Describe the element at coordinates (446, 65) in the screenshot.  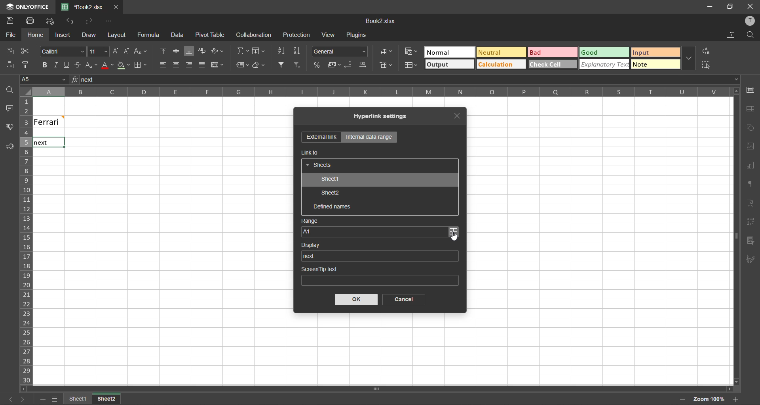
I see `output` at that location.